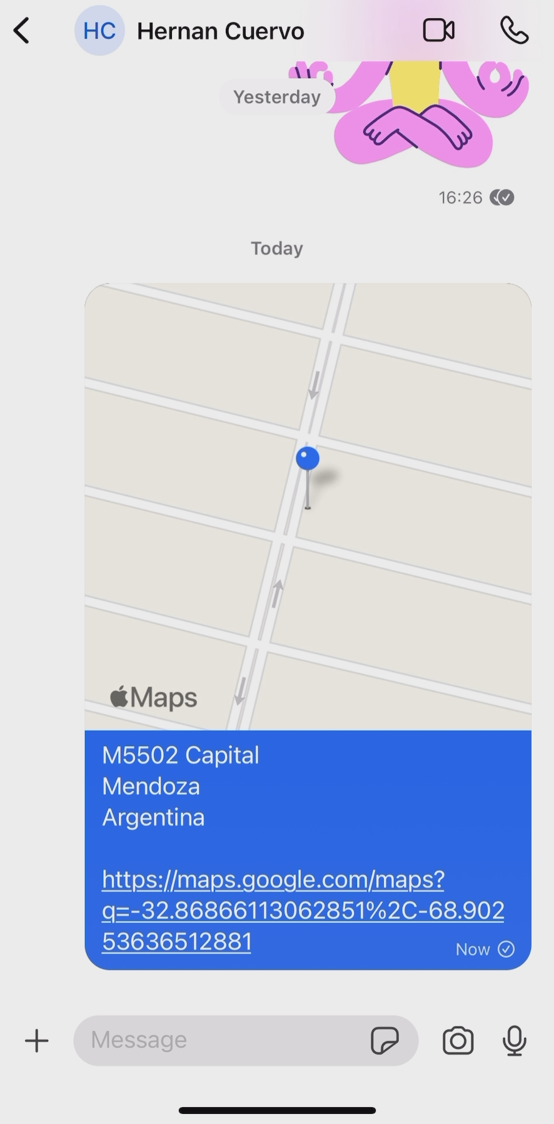 The image size is (554, 1124). Describe the element at coordinates (21, 31) in the screenshot. I see `navigate back` at that location.